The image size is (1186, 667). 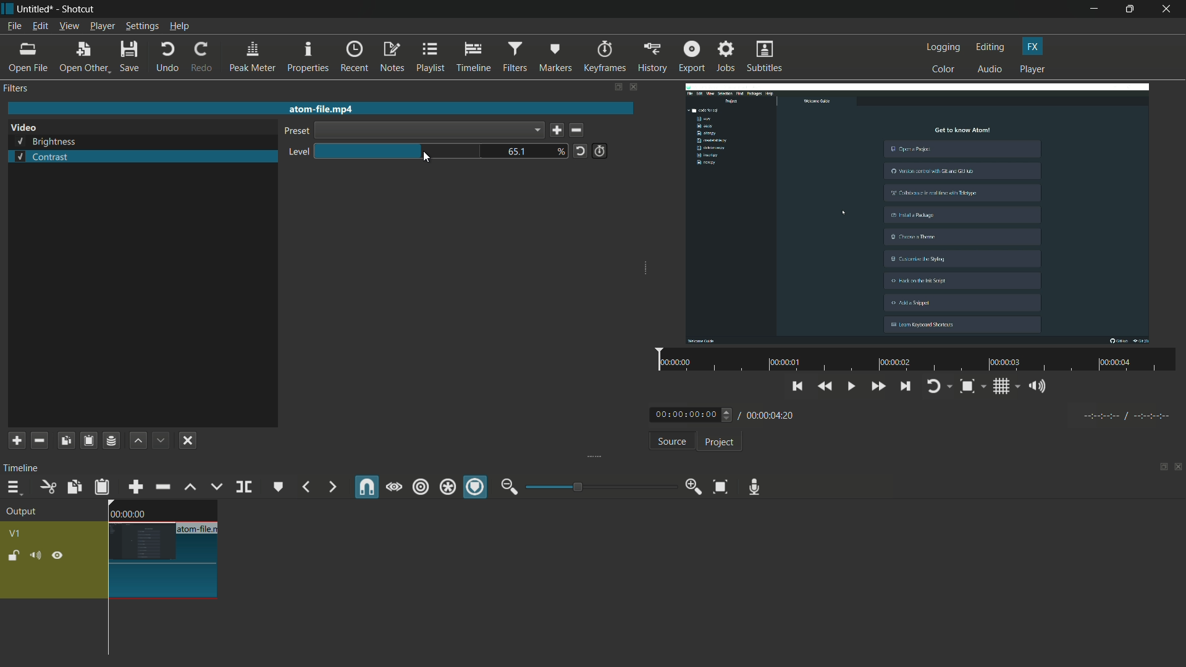 I want to click on Untitled (file name), so click(x=38, y=9).